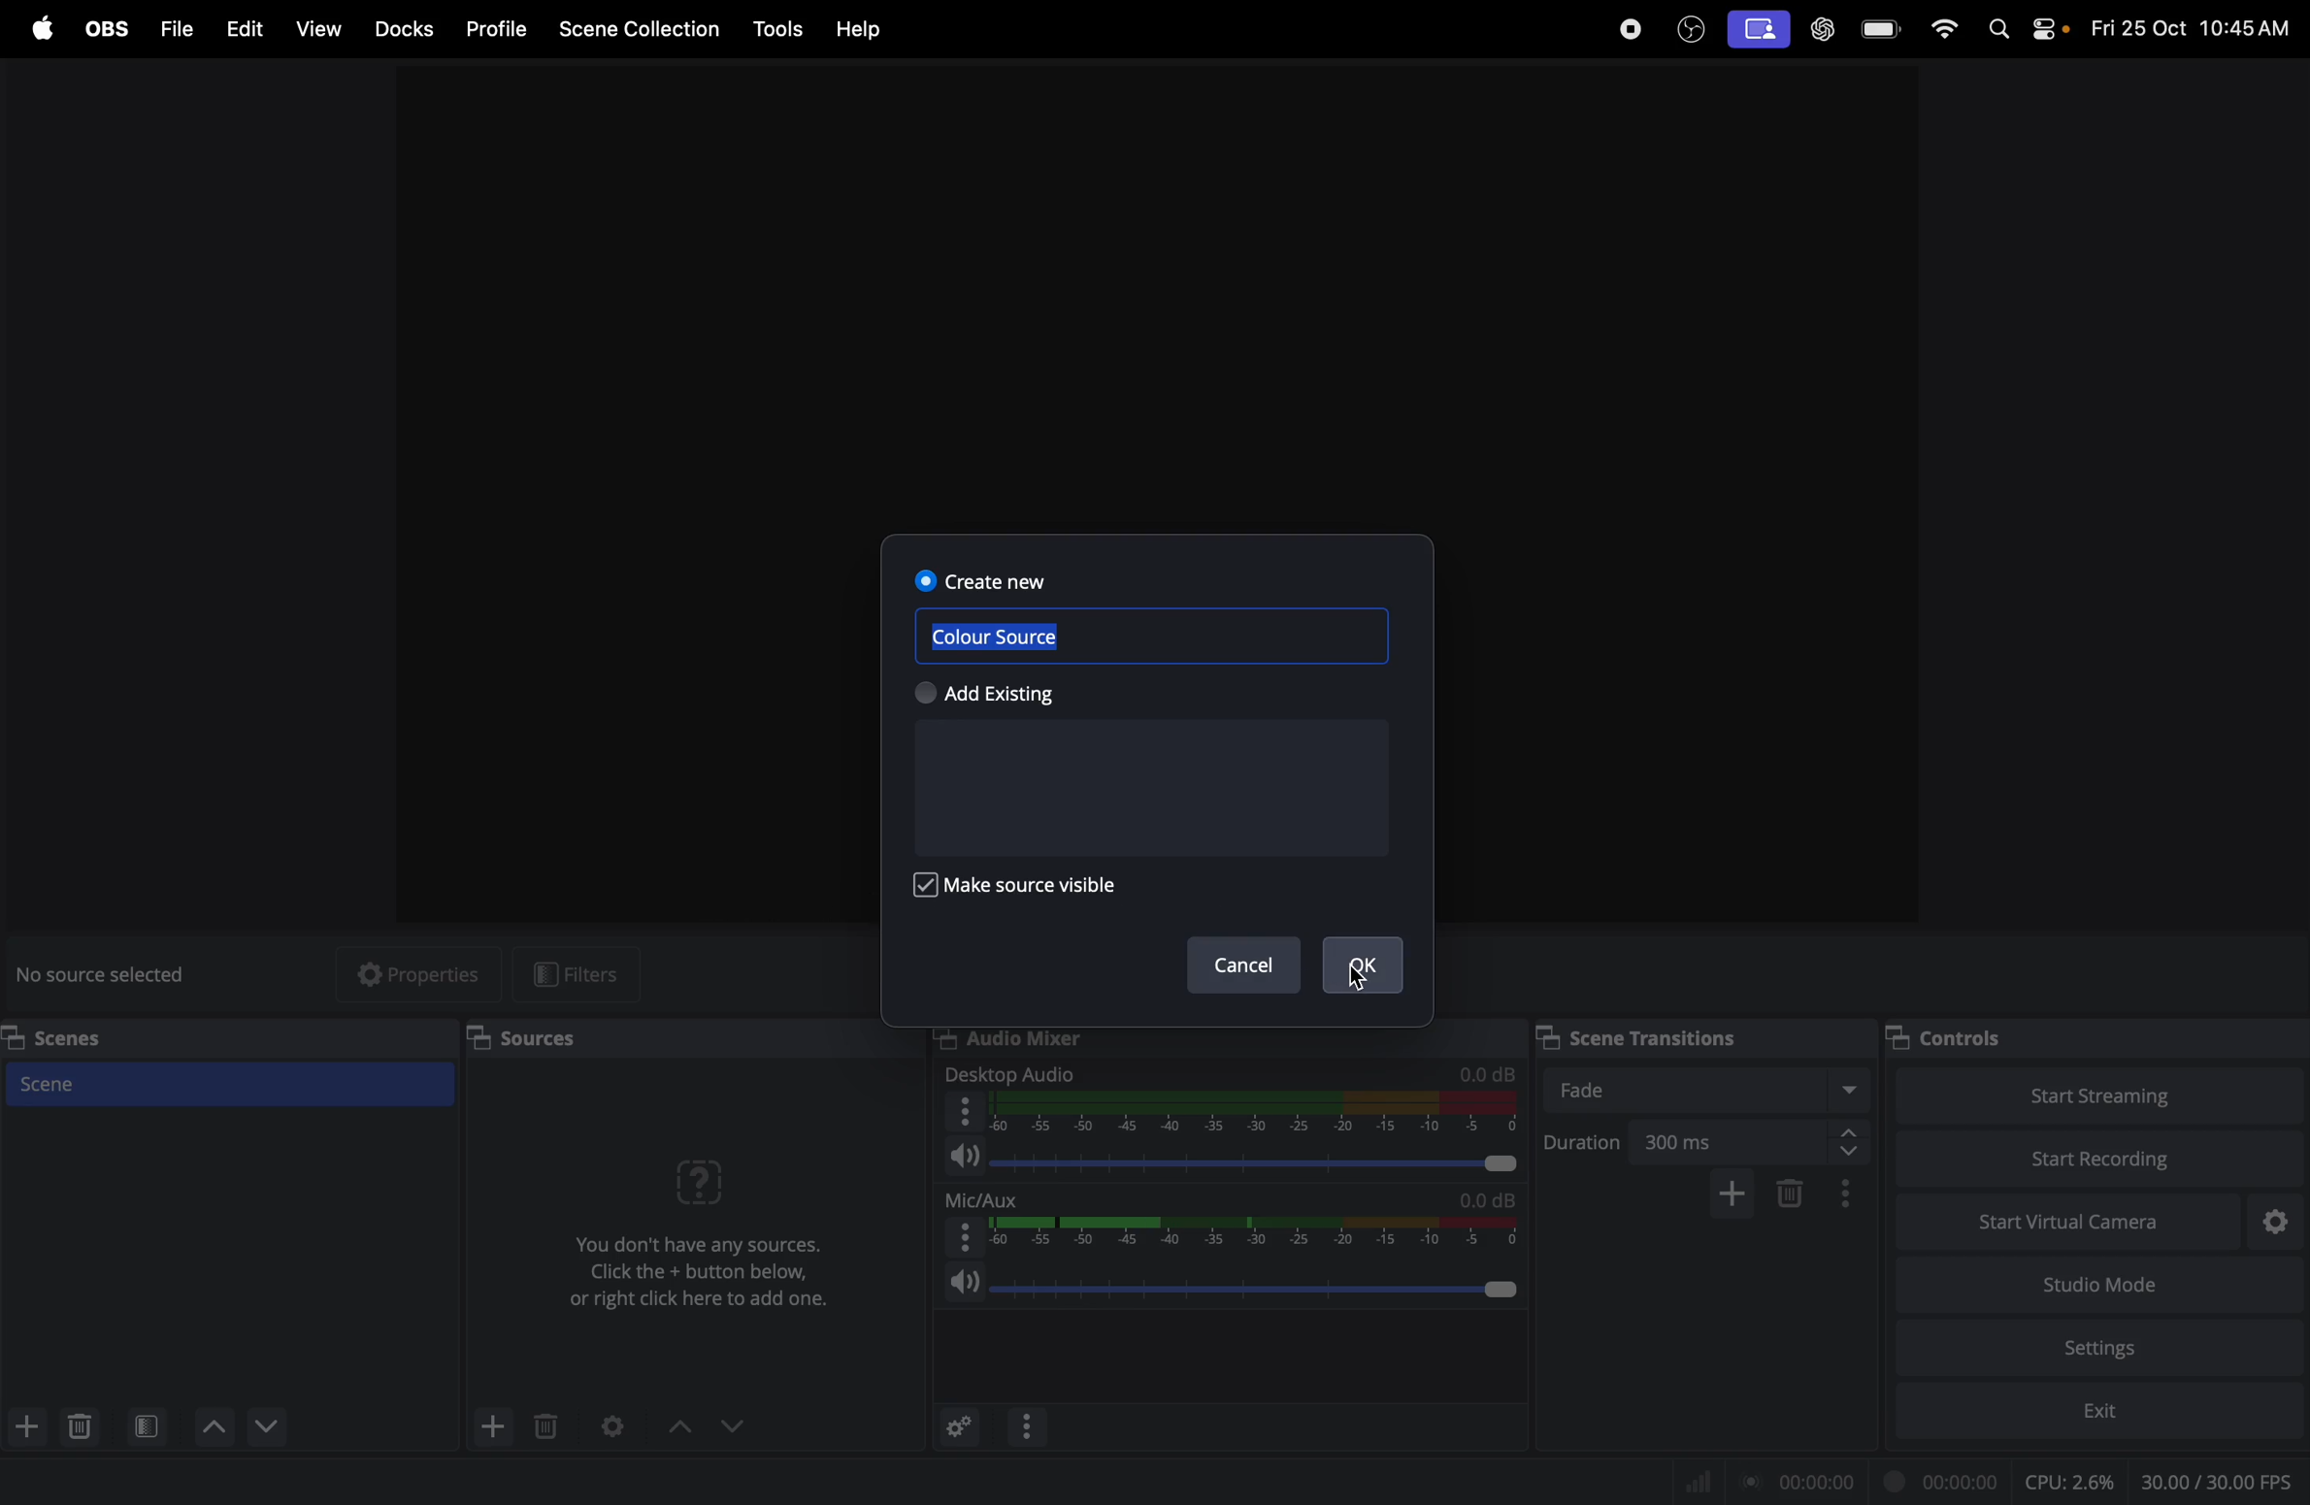  What do you see at coordinates (1753, 1142) in the screenshot?
I see `300ms` at bounding box center [1753, 1142].